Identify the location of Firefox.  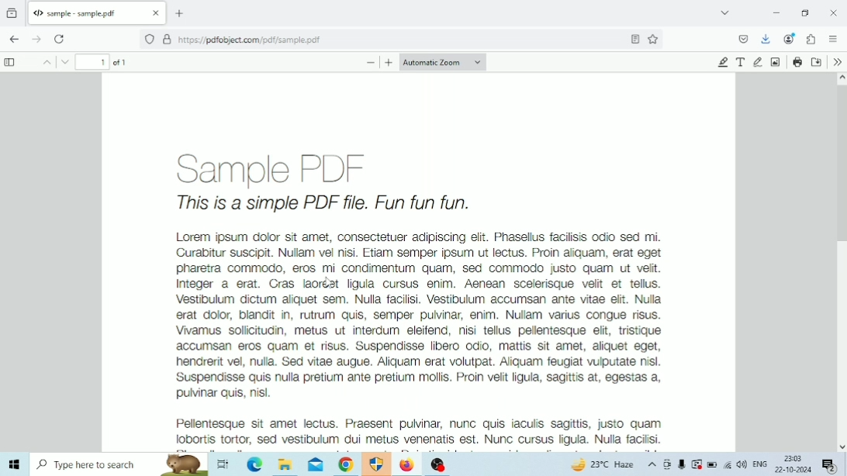
(406, 464).